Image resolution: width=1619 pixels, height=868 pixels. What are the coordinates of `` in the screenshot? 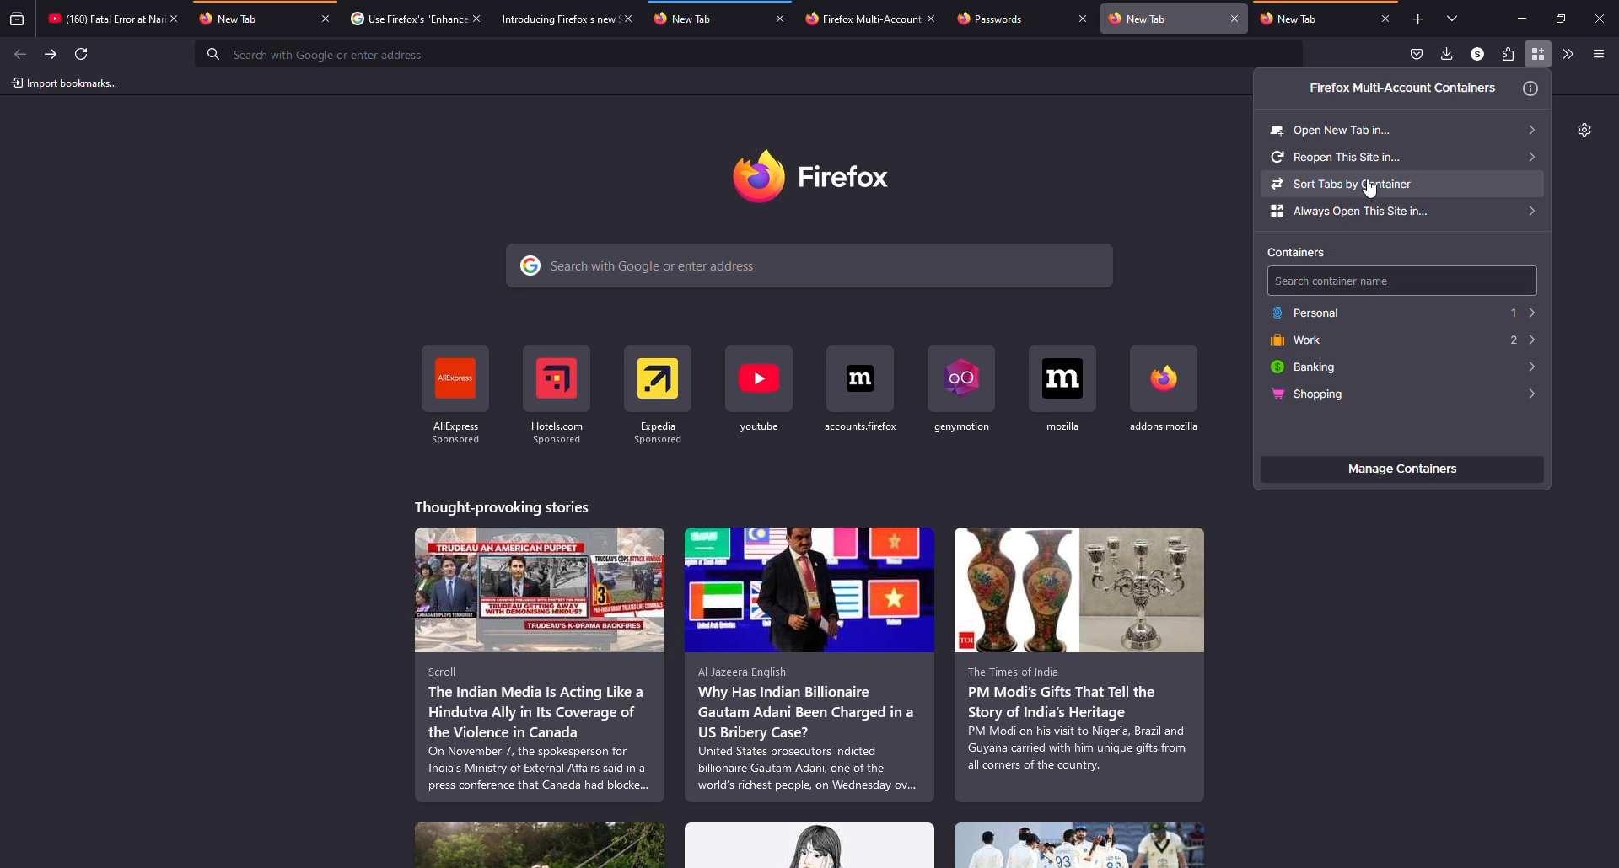 It's located at (1081, 662).